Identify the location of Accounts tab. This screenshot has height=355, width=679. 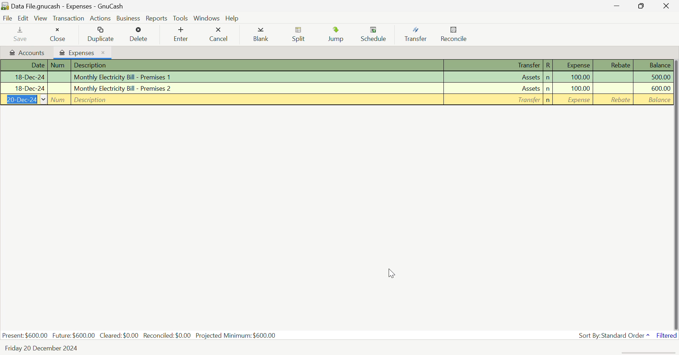
(27, 52).